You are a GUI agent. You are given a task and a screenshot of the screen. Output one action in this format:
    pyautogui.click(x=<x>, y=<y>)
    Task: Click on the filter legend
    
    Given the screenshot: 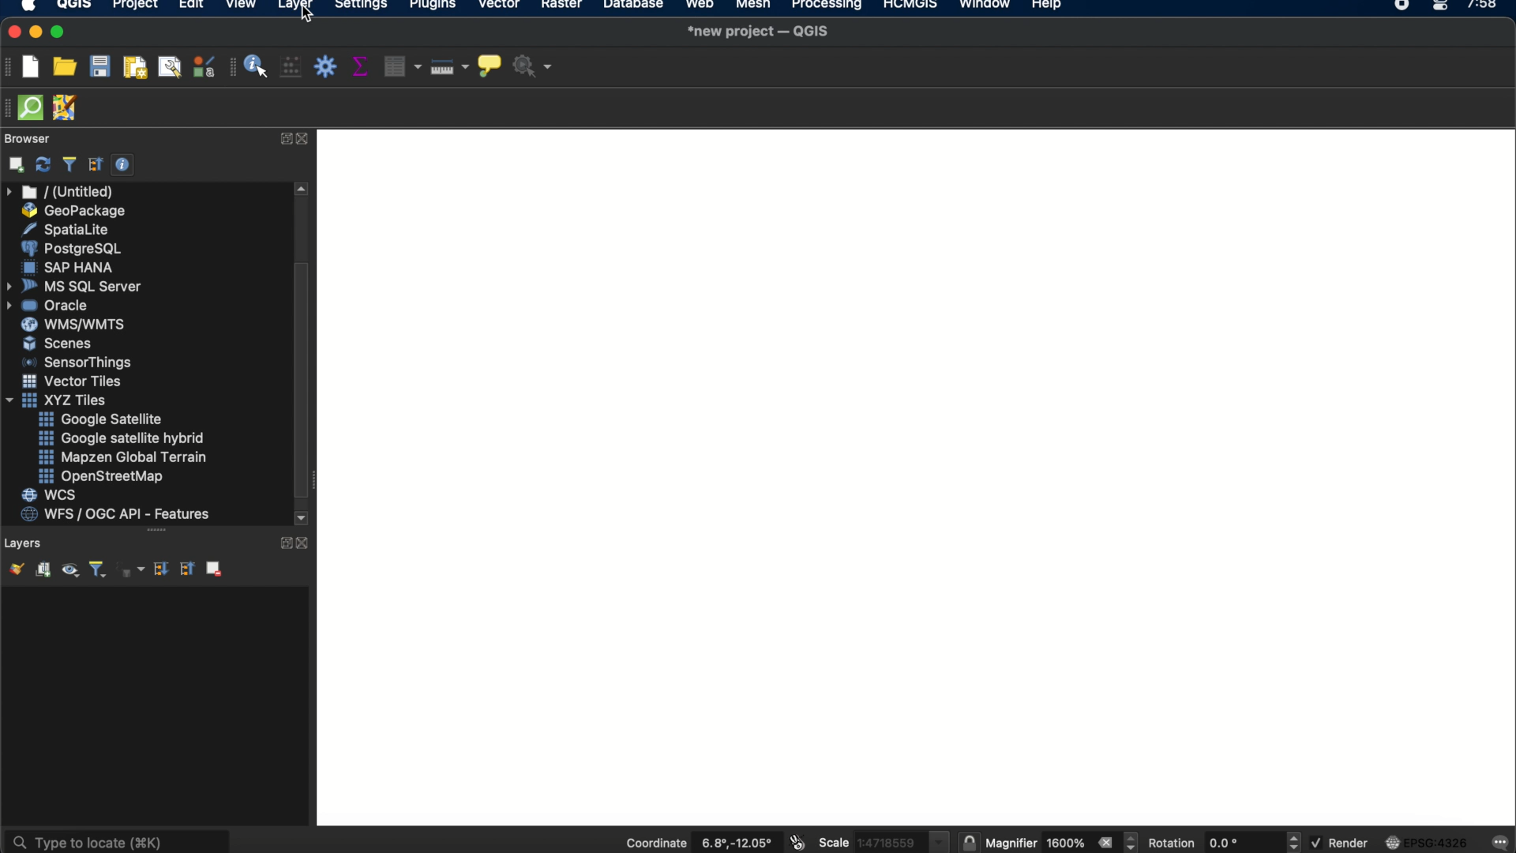 What is the action you would take?
    pyautogui.click(x=96, y=570)
    